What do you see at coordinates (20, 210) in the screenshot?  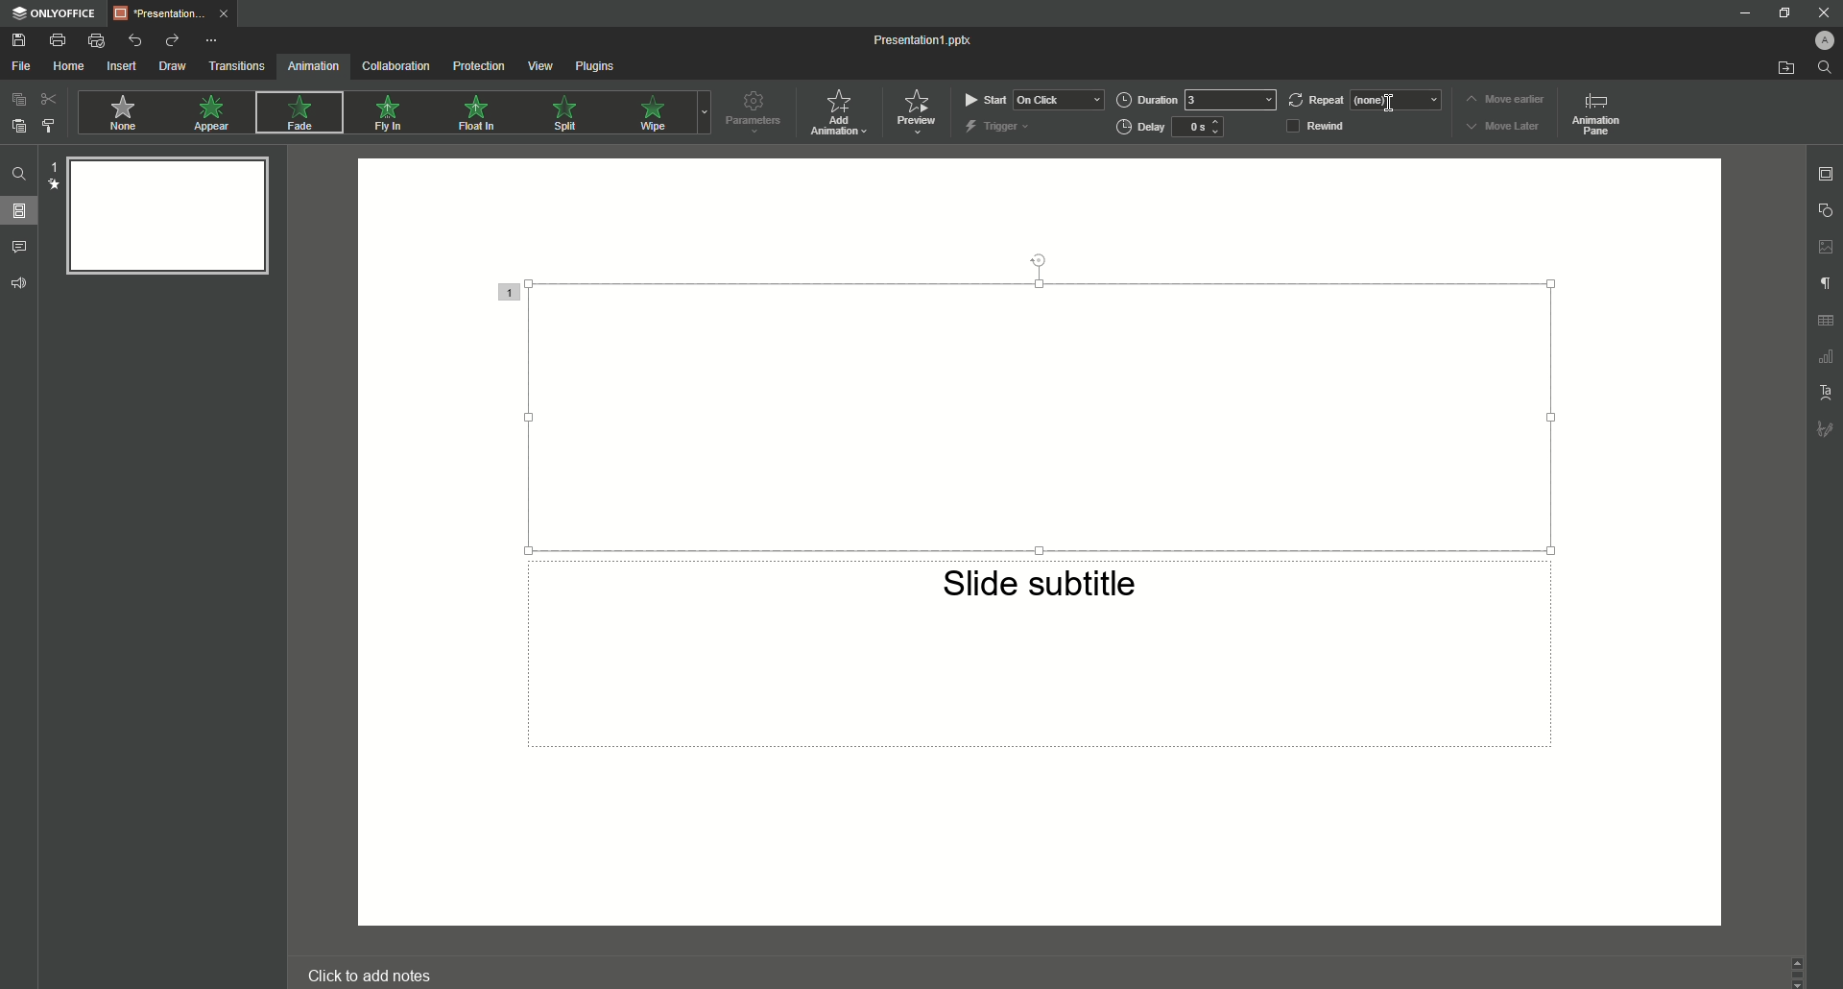 I see `Slides` at bounding box center [20, 210].